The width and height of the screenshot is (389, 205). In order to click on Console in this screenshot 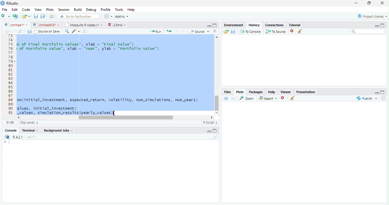, I will do `click(110, 171)`.